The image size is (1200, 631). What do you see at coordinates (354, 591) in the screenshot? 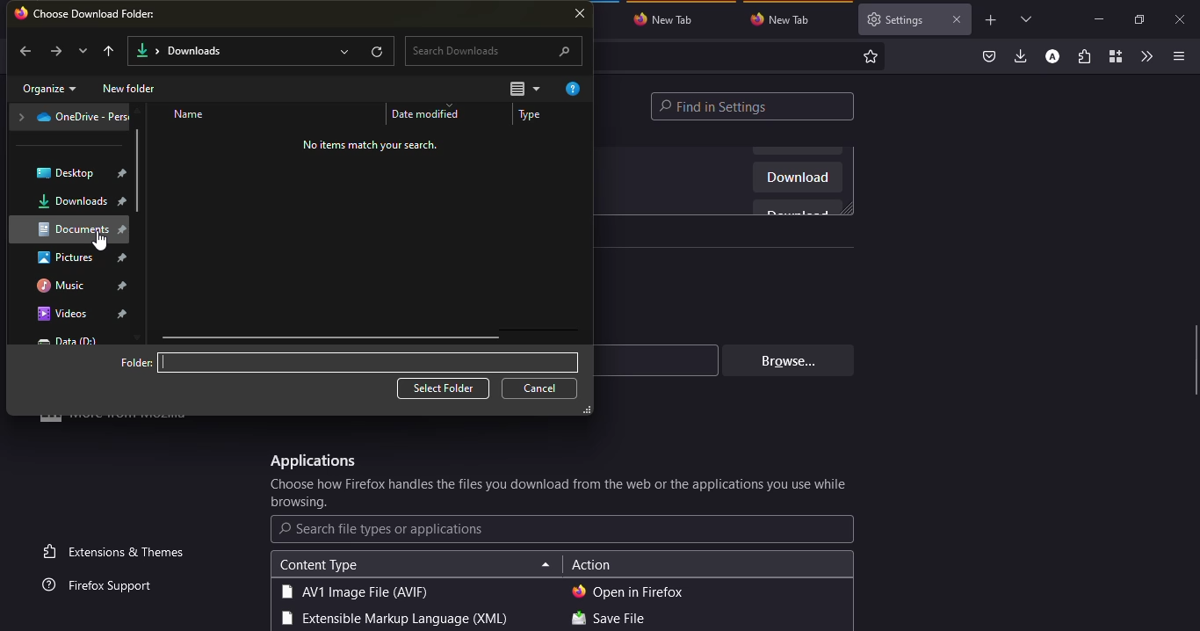
I see `type` at bounding box center [354, 591].